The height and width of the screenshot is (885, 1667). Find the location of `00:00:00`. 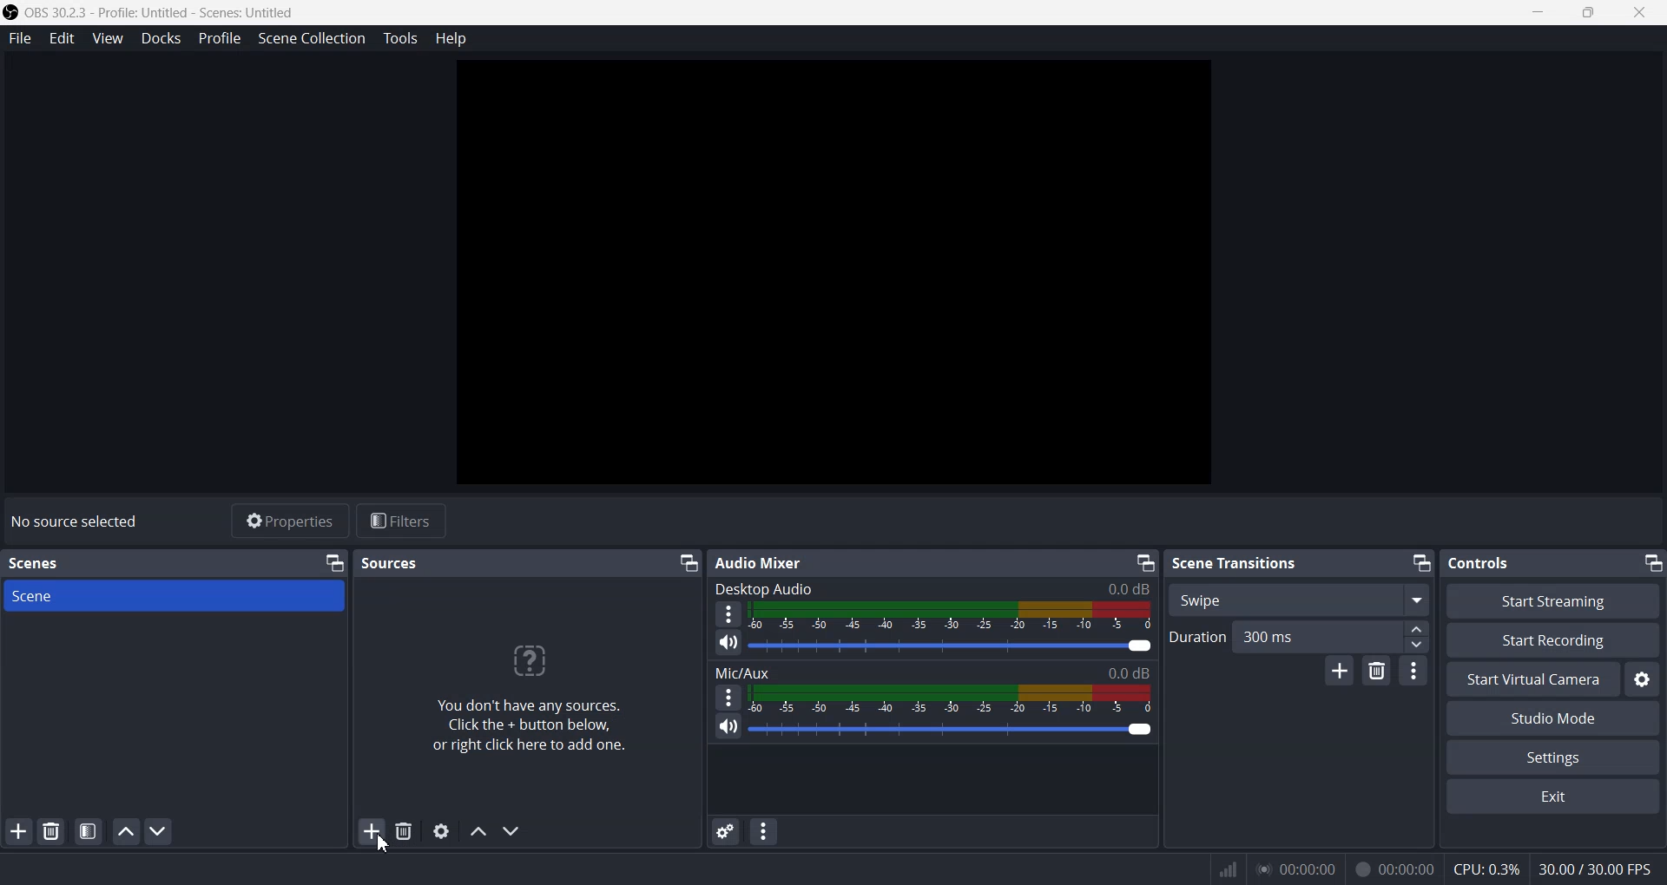

00:00:00 is located at coordinates (1295, 868).